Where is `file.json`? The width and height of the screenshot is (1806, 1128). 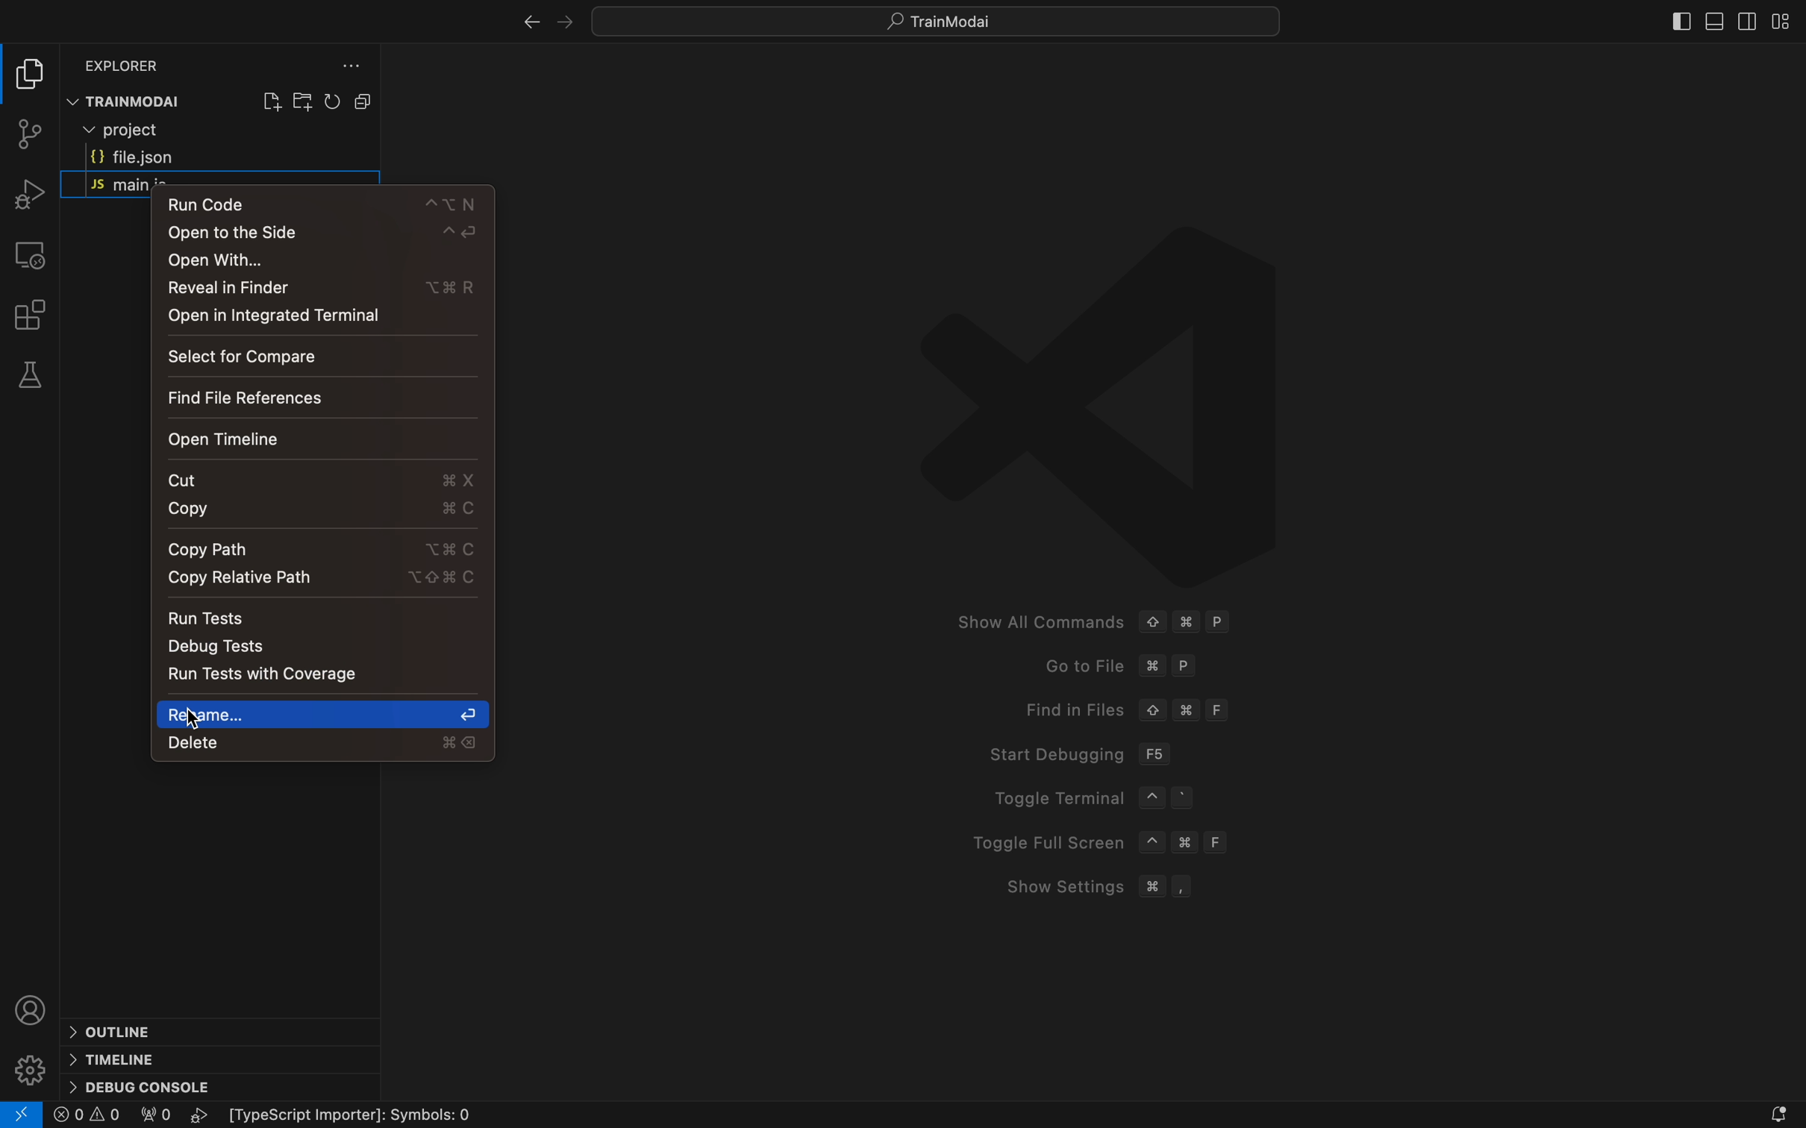
file.json is located at coordinates (217, 160).